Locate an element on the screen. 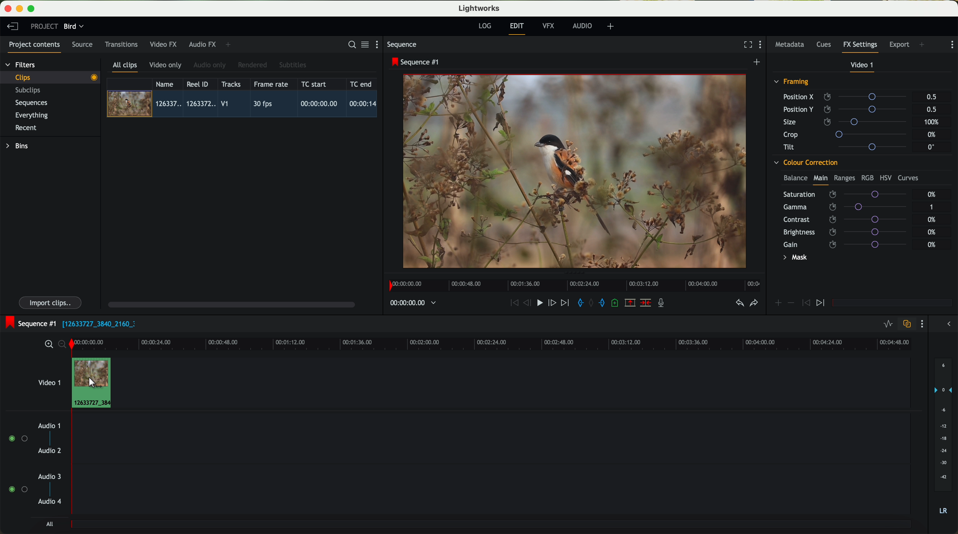 The height and width of the screenshot is (534, 958). leave is located at coordinates (12, 27).